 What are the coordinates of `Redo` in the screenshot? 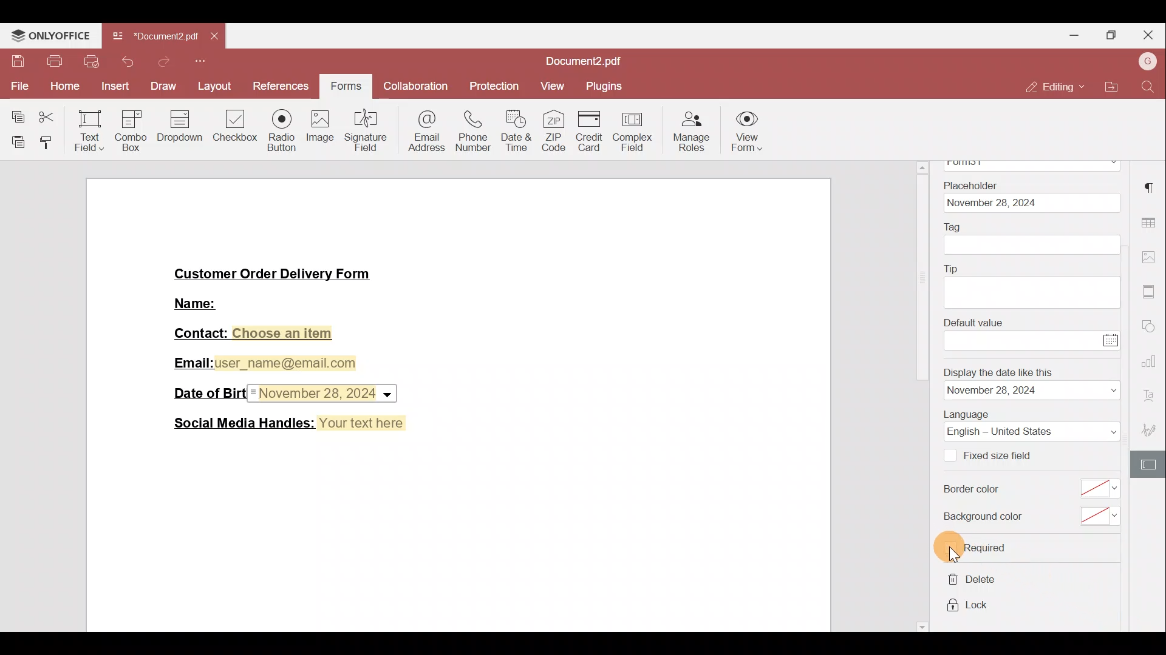 It's located at (160, 65).